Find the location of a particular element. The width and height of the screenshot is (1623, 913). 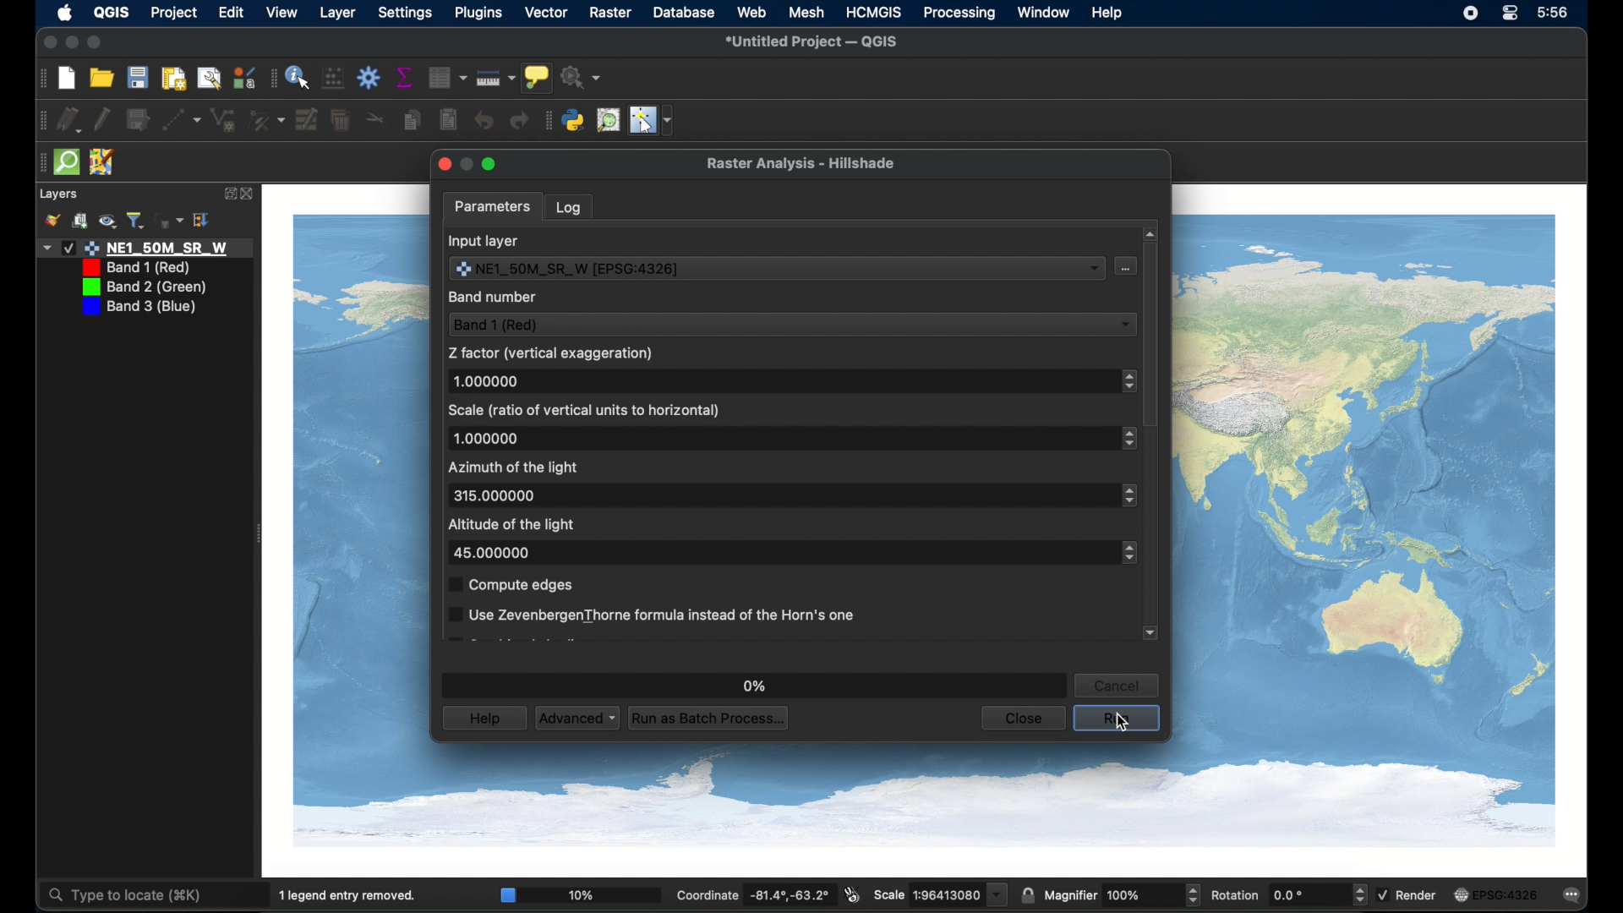

input layer is located at coordinates (1125, 267).